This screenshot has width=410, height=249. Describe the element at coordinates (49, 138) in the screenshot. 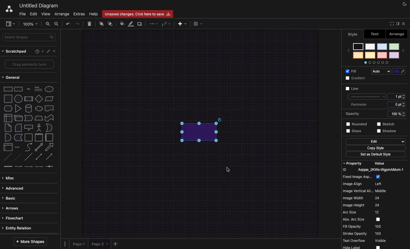

I see `horizontal container` at that location.